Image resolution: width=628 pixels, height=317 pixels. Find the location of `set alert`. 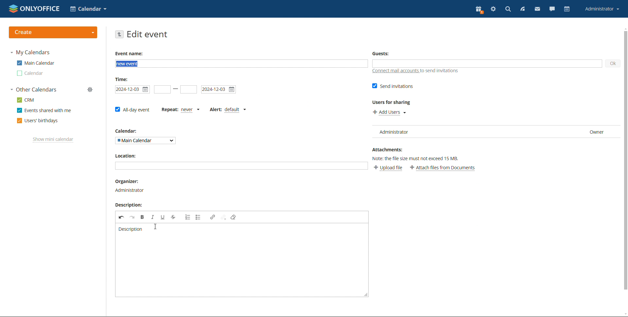

set alert is located at coordinates (215, 110).